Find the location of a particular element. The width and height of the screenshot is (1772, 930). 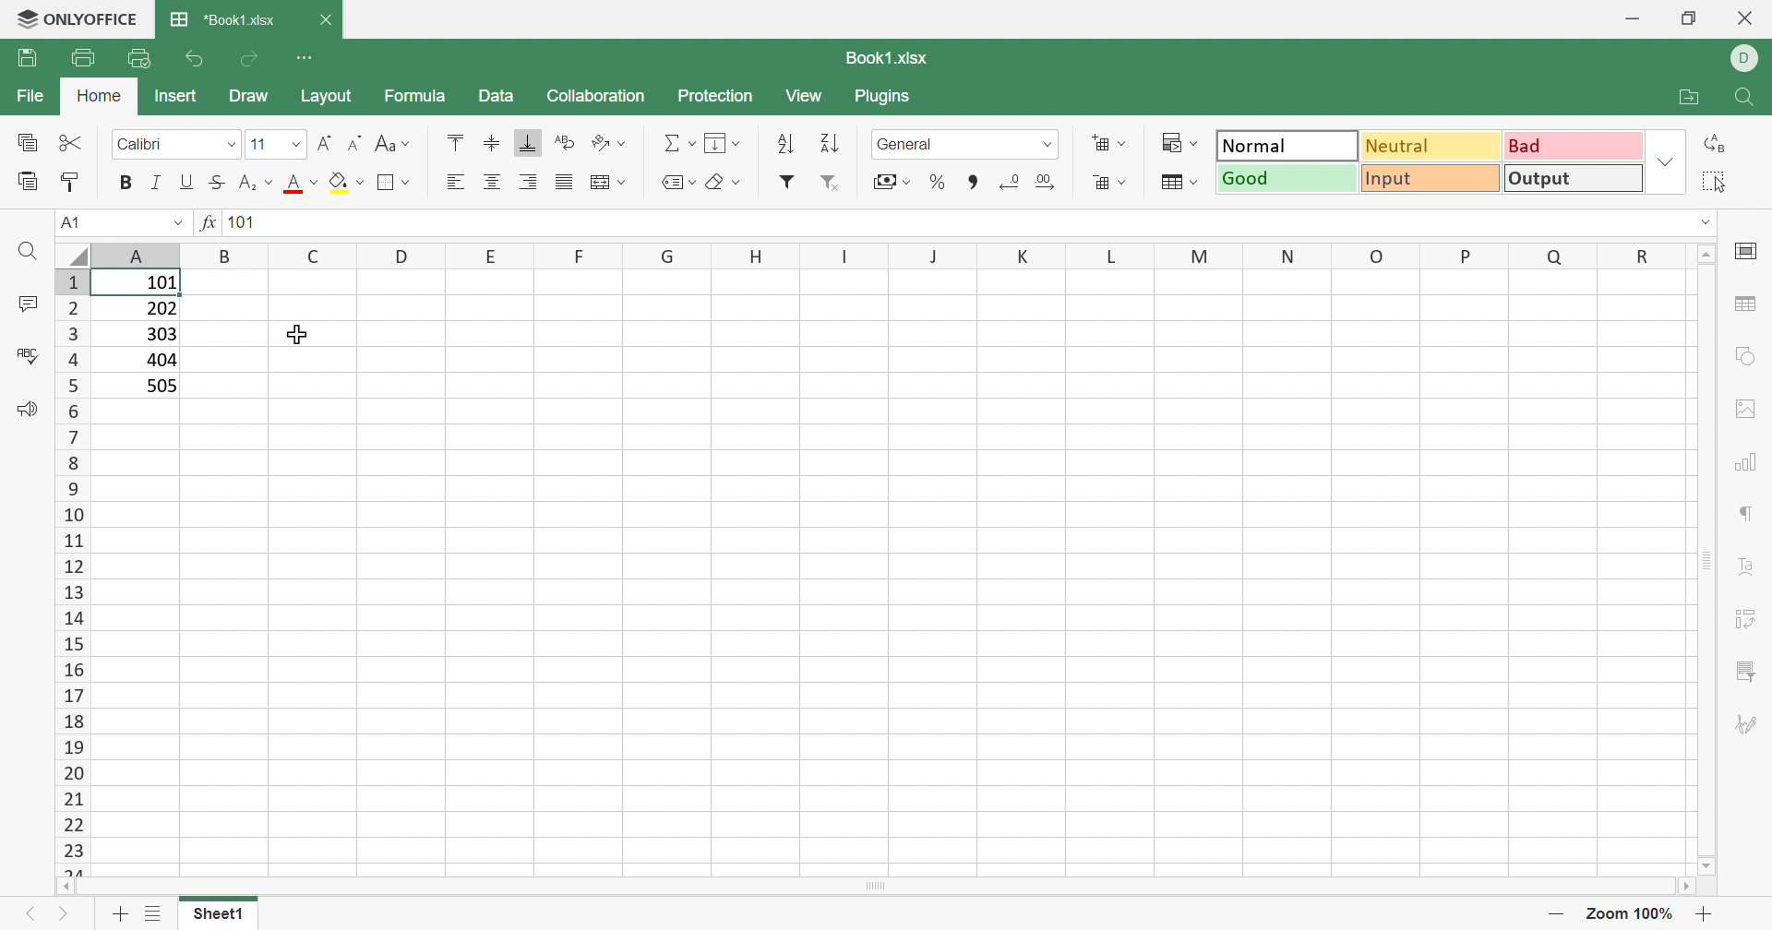

Zoom out is located at coordinates (1553, 913).